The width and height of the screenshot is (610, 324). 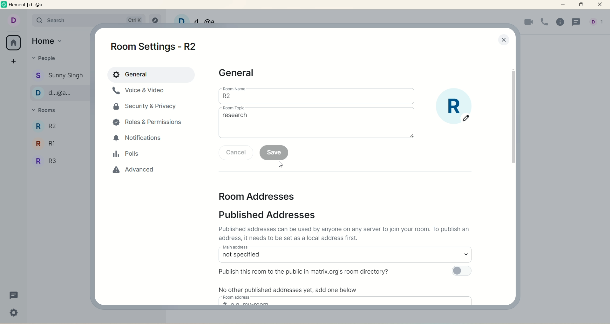 What do you see at coordinates (14, 314) in the screenshot?
I see `settings` at bounding box center [14, 314].